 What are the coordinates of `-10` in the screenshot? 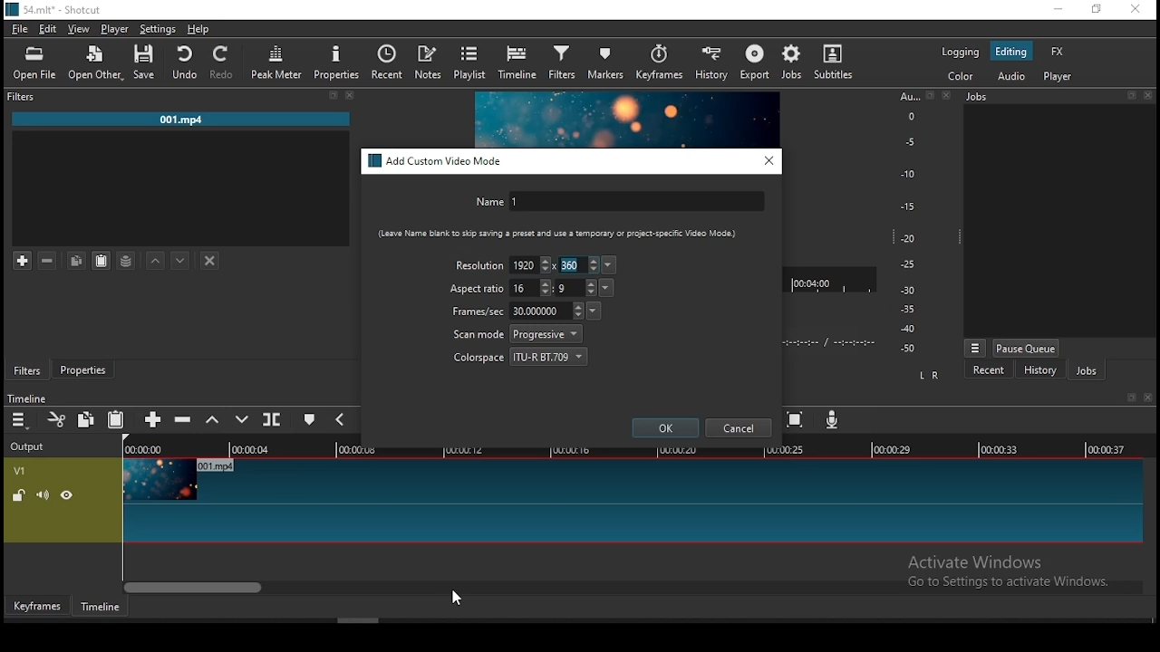 It's located at (906, 174).